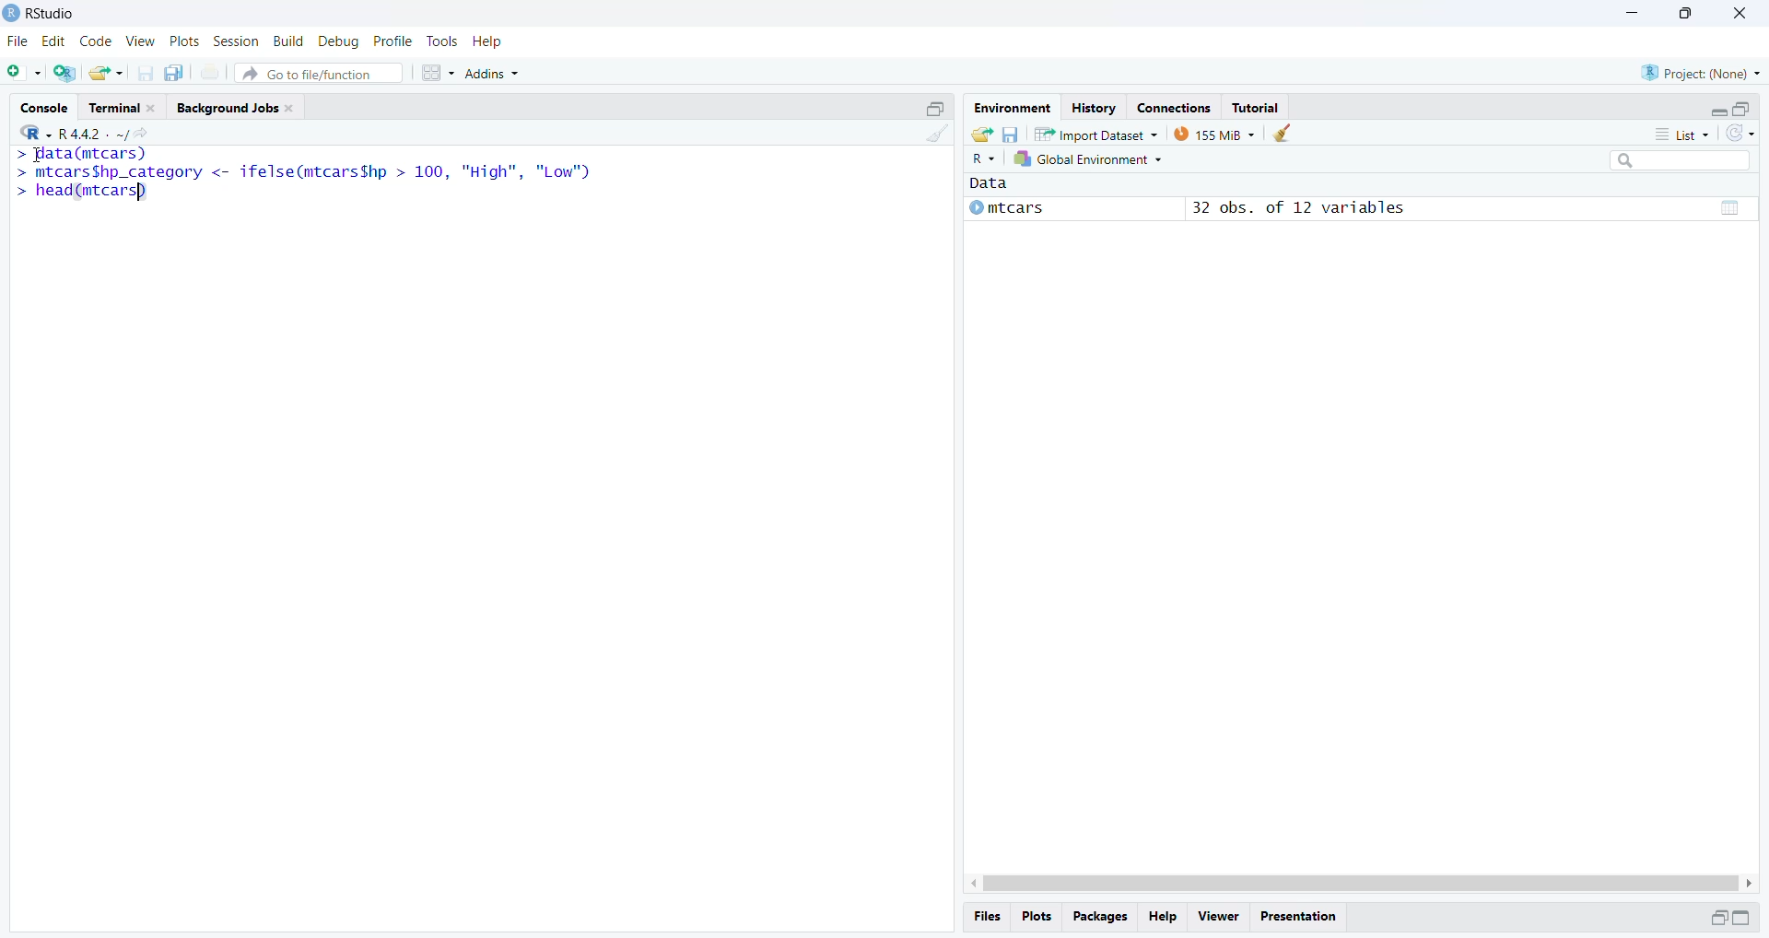 This screenshot has width=1769, height=938. What do you see at coordinates (498, 69) in the screenshot?
I see `Addins` at bounding box center [498, 69].